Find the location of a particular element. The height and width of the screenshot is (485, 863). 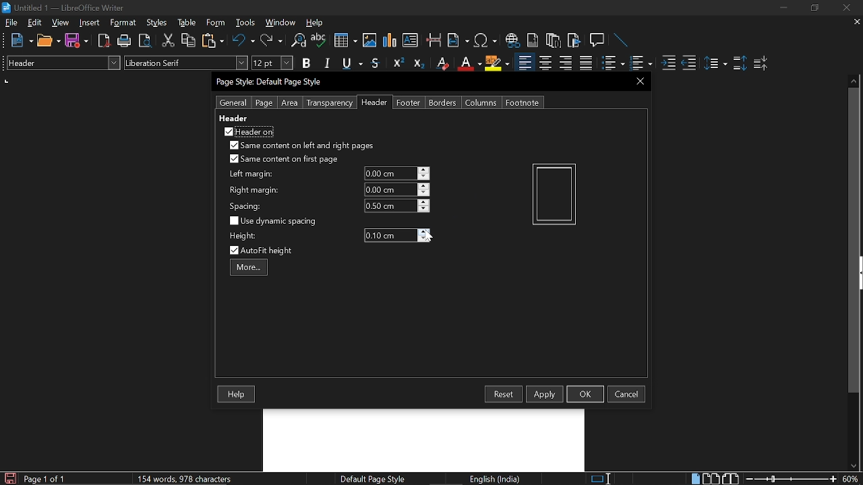

left margin is located at coordinates (249, 174).